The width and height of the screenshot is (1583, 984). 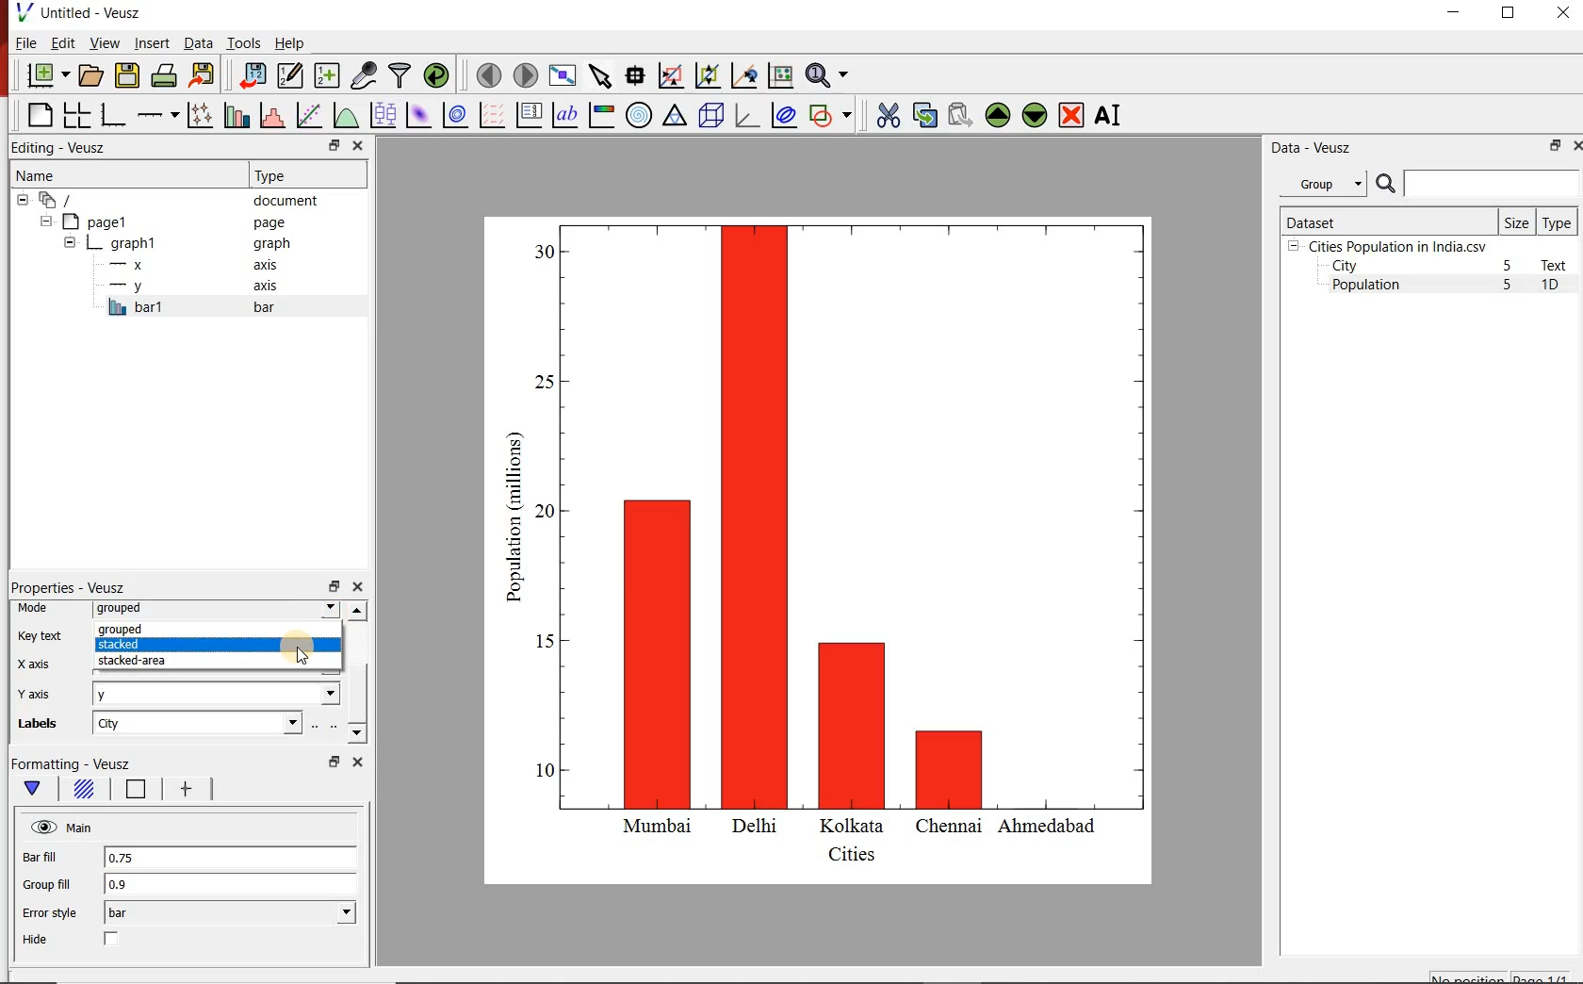 I want to click on close, so click(x=355, y=762).